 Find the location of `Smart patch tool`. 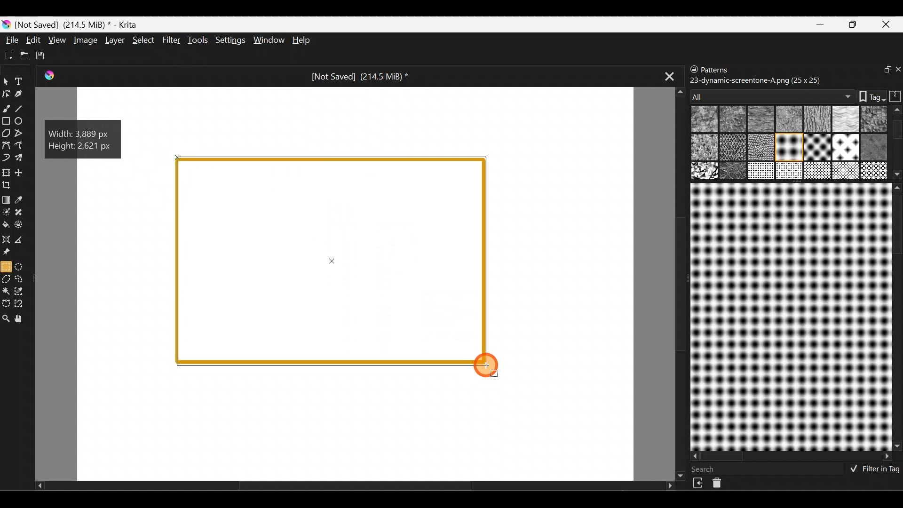

Smart patch tool is located at coordinates (24, 214).